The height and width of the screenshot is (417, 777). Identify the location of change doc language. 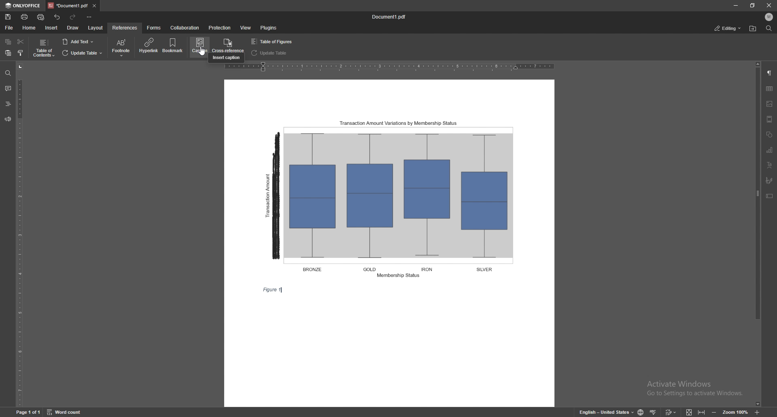
(642, 412).